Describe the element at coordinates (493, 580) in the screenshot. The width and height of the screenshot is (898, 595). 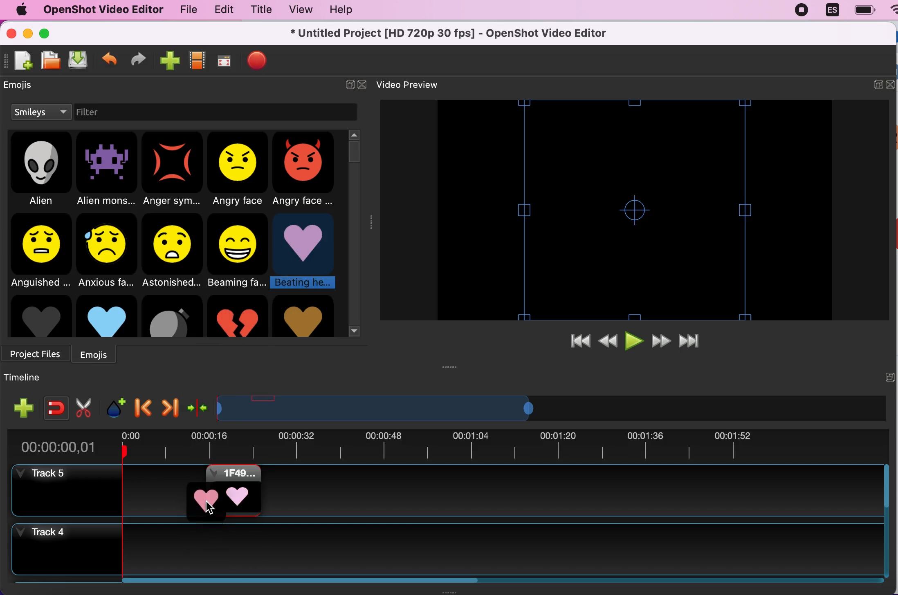
I see `Horizontal slide bar` at that location.